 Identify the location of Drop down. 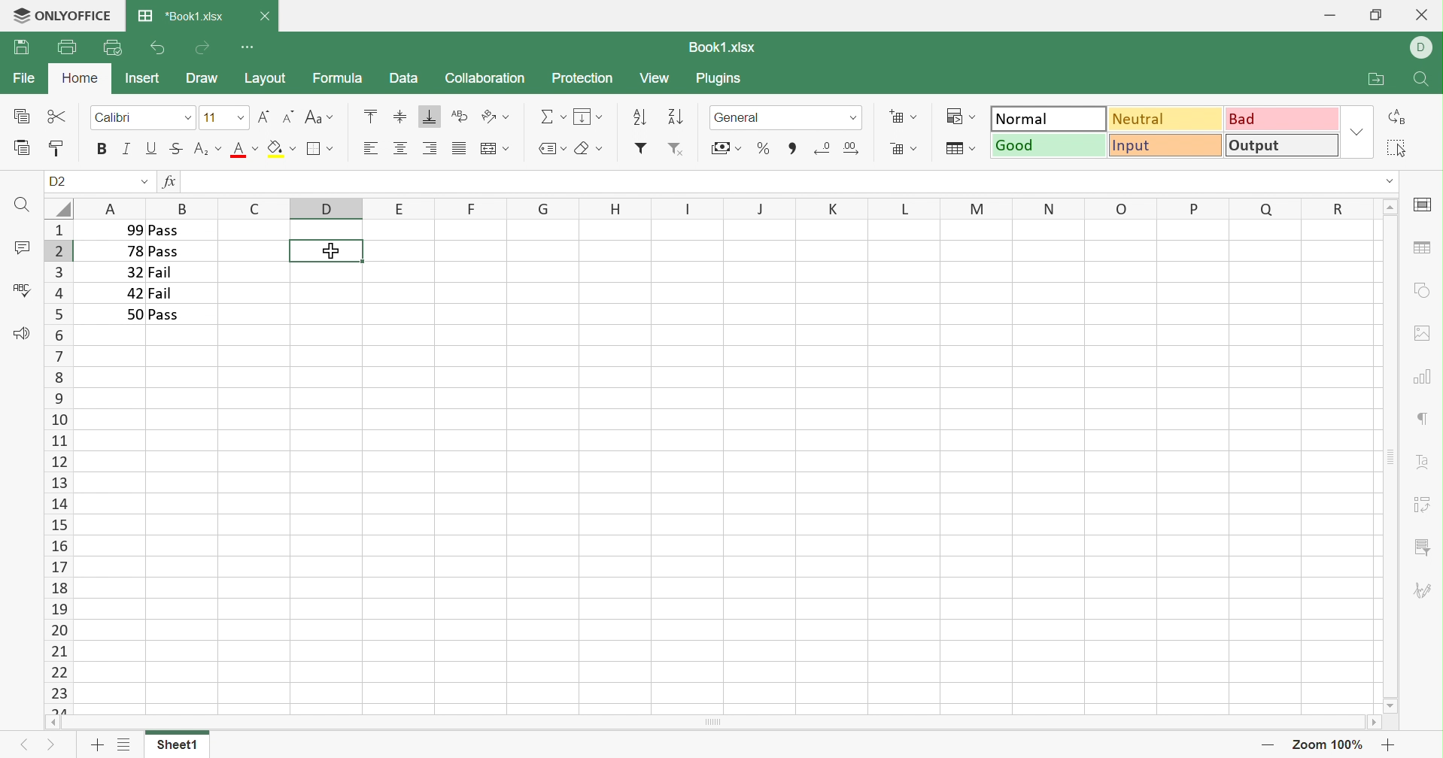
(1360, 131).